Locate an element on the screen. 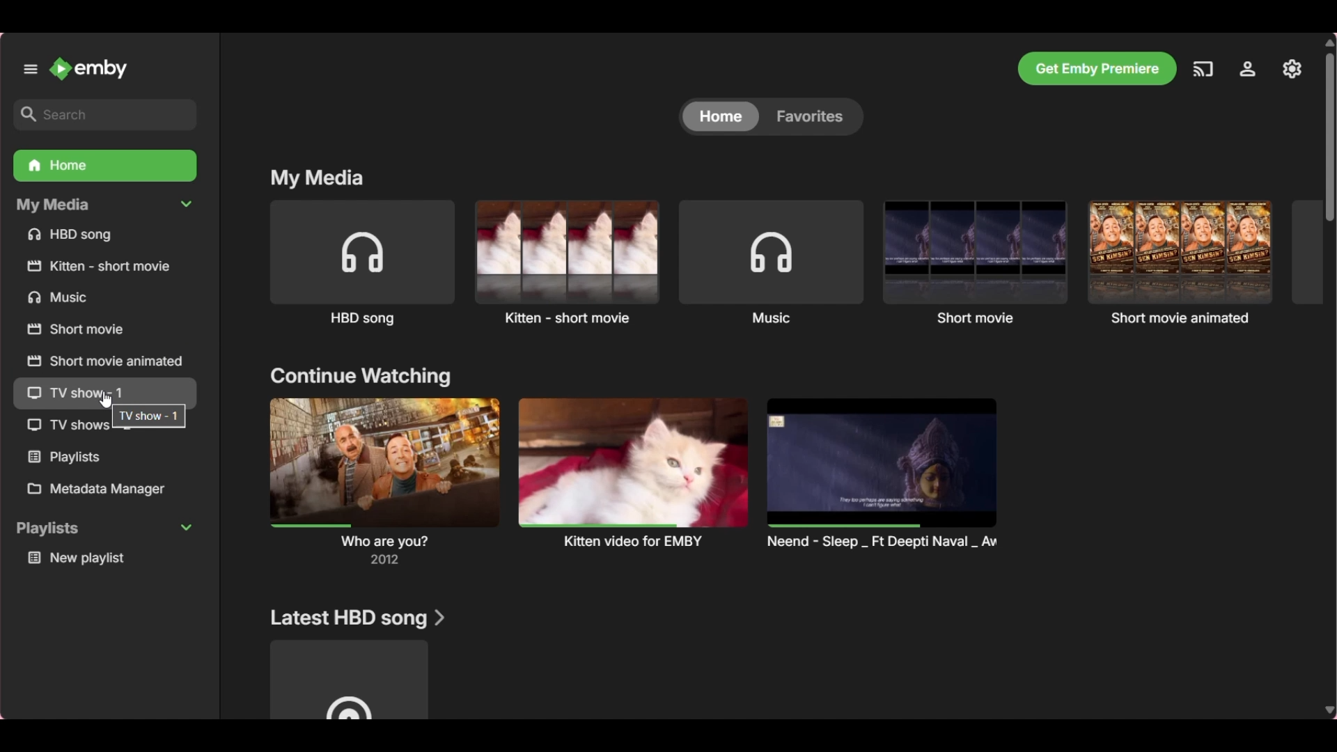  Cursor is located at coordinates (105, 399).